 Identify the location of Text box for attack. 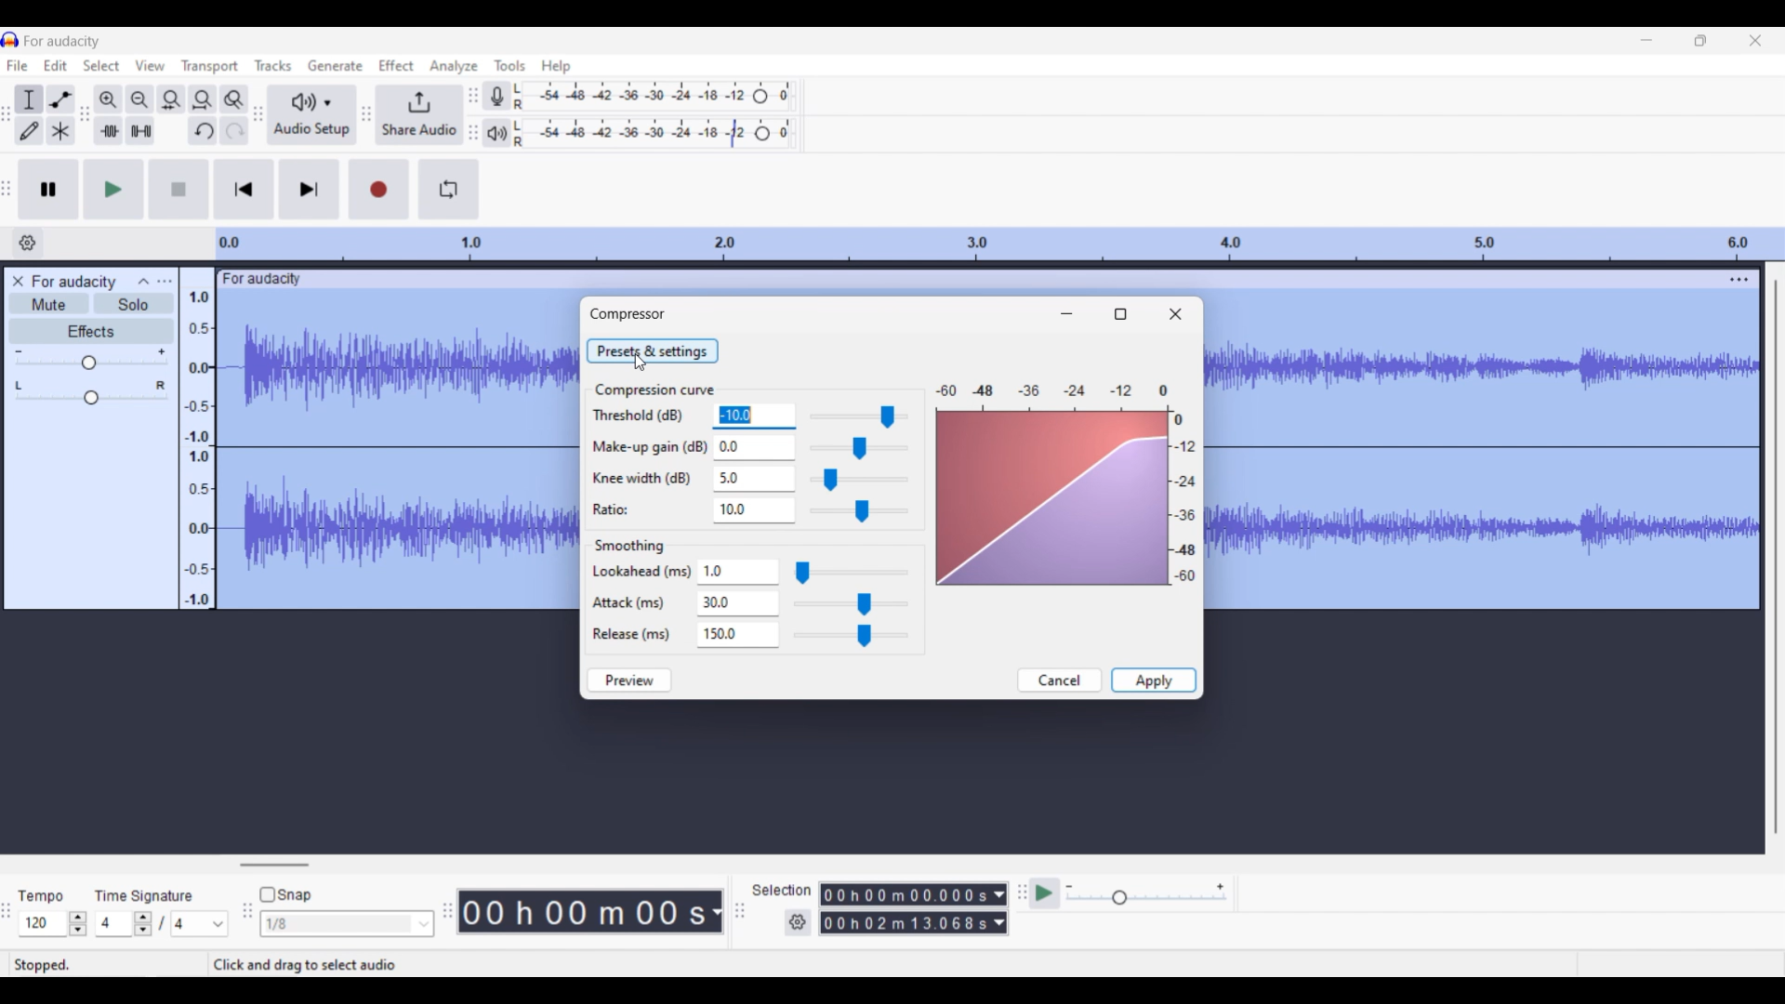
(740, 603).